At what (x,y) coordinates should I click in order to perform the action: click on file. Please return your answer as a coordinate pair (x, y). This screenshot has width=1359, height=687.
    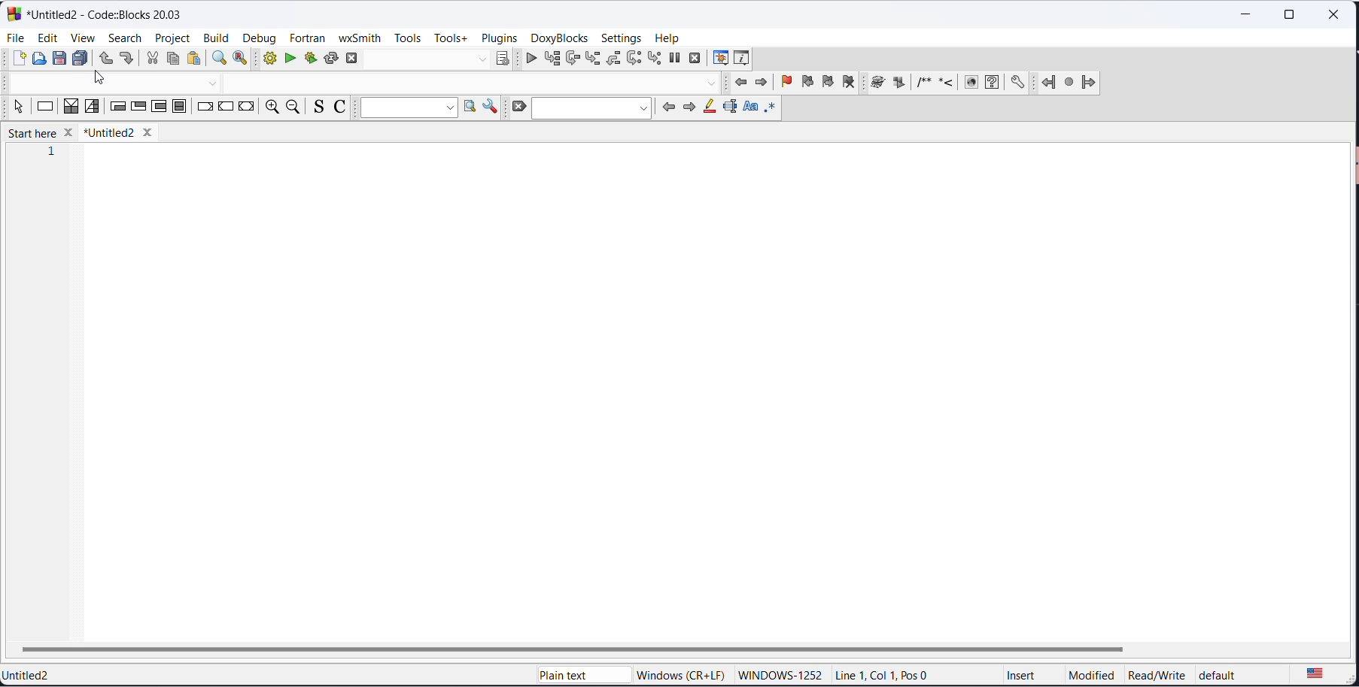
    Looking at the image, I should click on (17, 36).